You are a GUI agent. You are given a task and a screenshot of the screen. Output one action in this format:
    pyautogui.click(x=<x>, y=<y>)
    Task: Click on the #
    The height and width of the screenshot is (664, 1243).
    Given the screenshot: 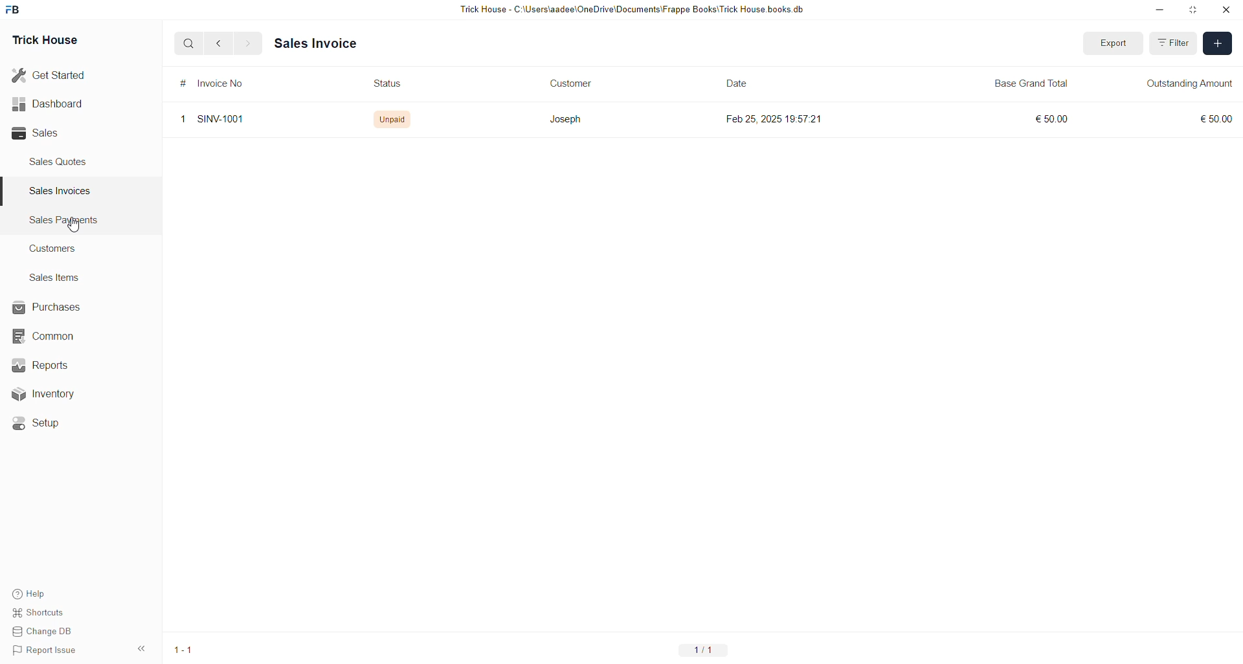 What is the action you would take?
    pyautogui.click(x=183, y=83)
    